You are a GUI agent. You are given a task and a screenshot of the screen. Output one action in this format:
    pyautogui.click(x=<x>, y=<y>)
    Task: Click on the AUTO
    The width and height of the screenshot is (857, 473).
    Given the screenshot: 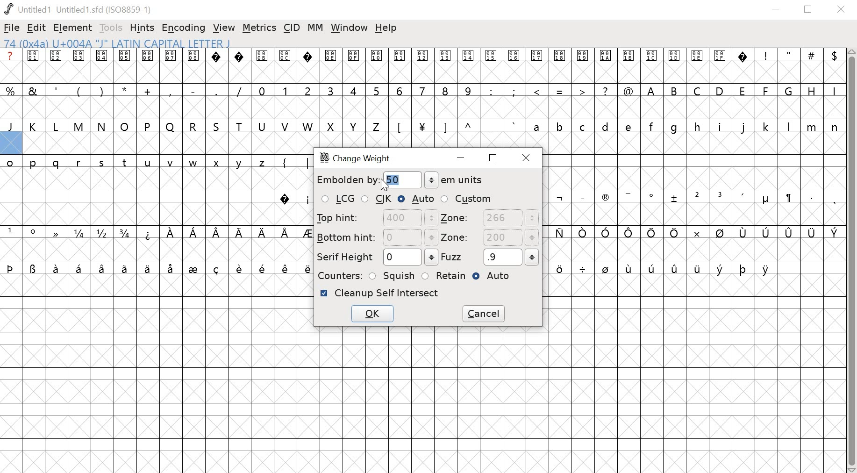 What is the action you would take?
    pyautogui.click(x=495, y=277)
    